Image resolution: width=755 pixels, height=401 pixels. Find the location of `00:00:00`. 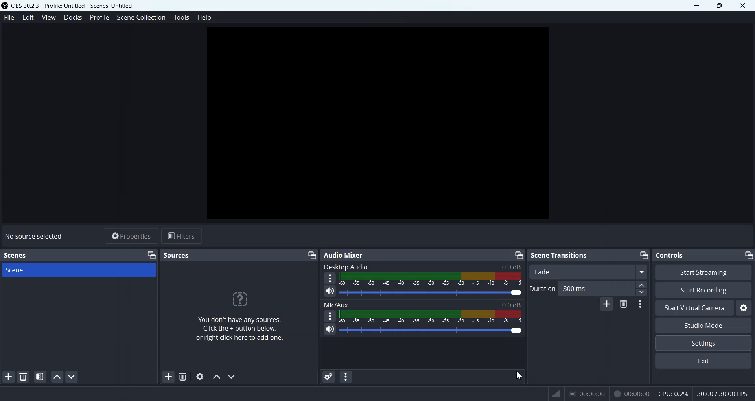

00:00:00 is located at coordinates (630, 394).